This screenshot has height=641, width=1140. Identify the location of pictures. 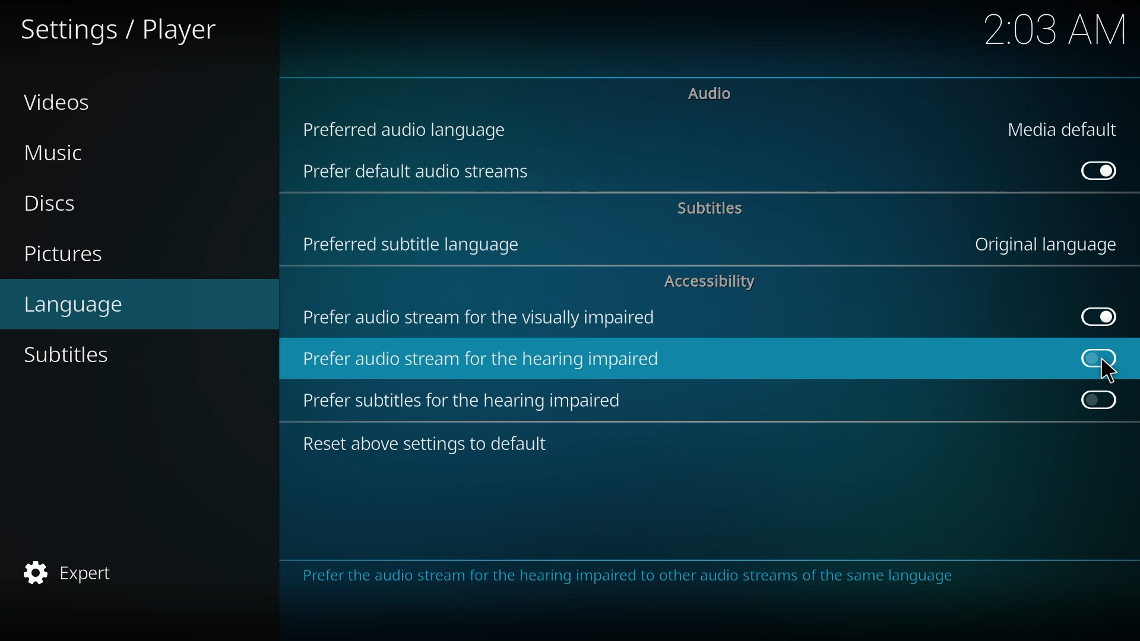
(68, 253).